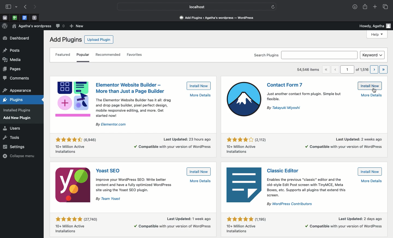  What do you see at coordinates (19, 38) in the screenshot?
I see `Dashboard` at bounding box center [19, 38].